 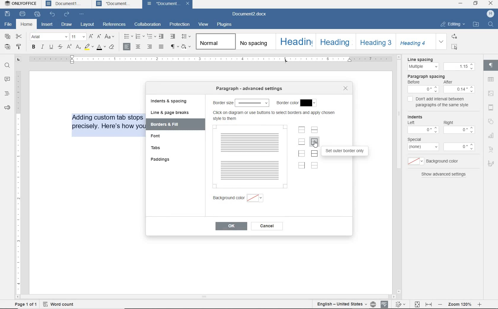 What do you see at coordinates (186, 47) in the screenshot?
I see `shading` at bounding box center [186, 47].